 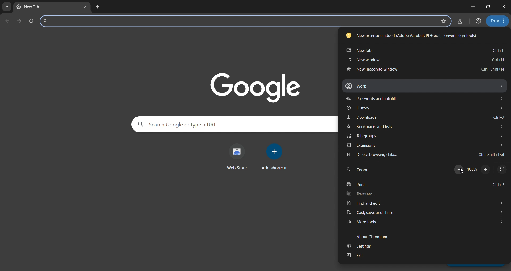 What do you see at coordinates (459, 21) in the screenshot?
I see `search labs` at bounding box center [459, 21].